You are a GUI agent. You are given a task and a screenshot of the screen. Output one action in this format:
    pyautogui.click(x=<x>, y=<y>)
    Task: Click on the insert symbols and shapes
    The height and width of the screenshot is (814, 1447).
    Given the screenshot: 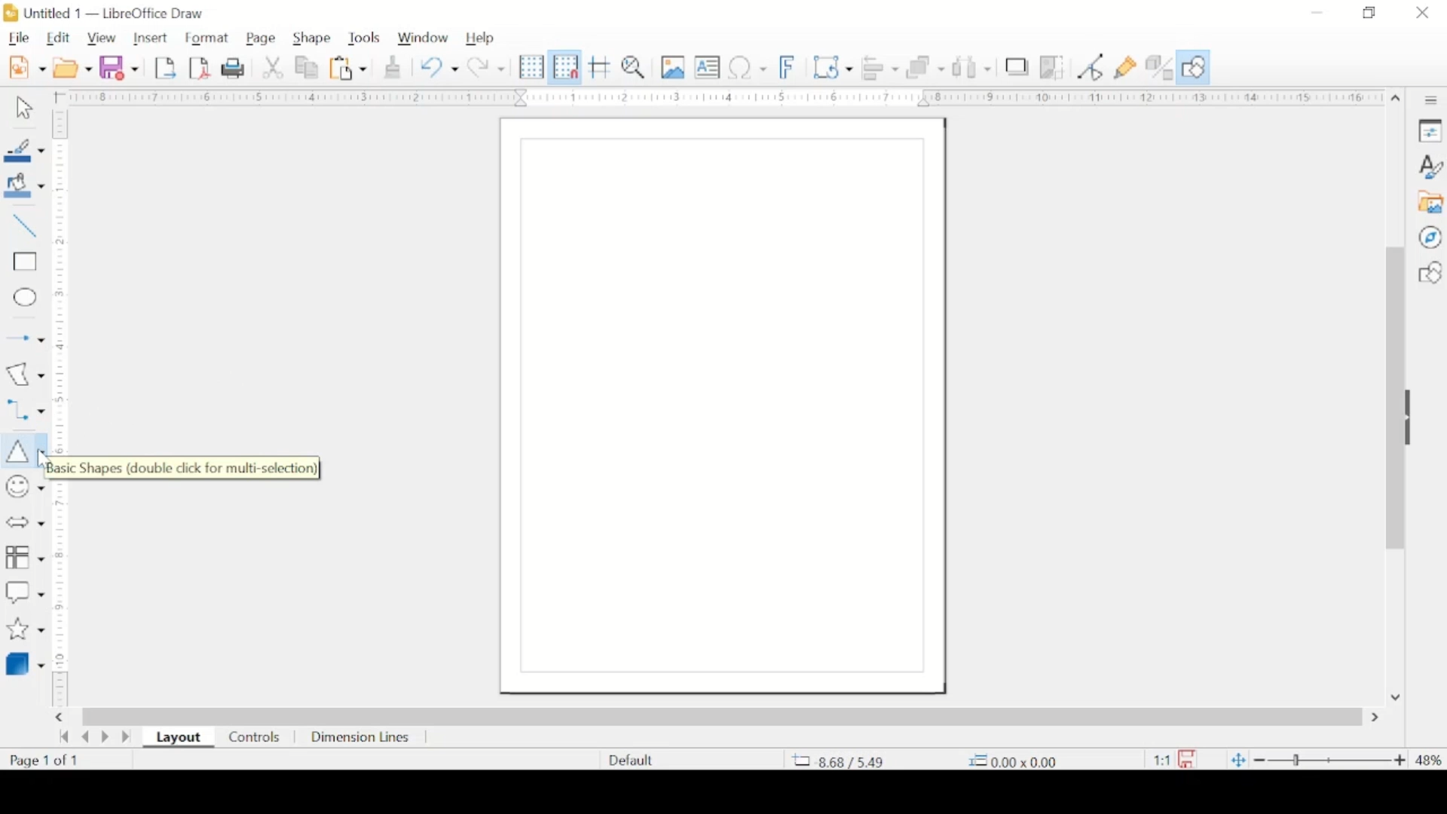 What is the action you would take?
    pyautogui.click(x=24, y=487)
    